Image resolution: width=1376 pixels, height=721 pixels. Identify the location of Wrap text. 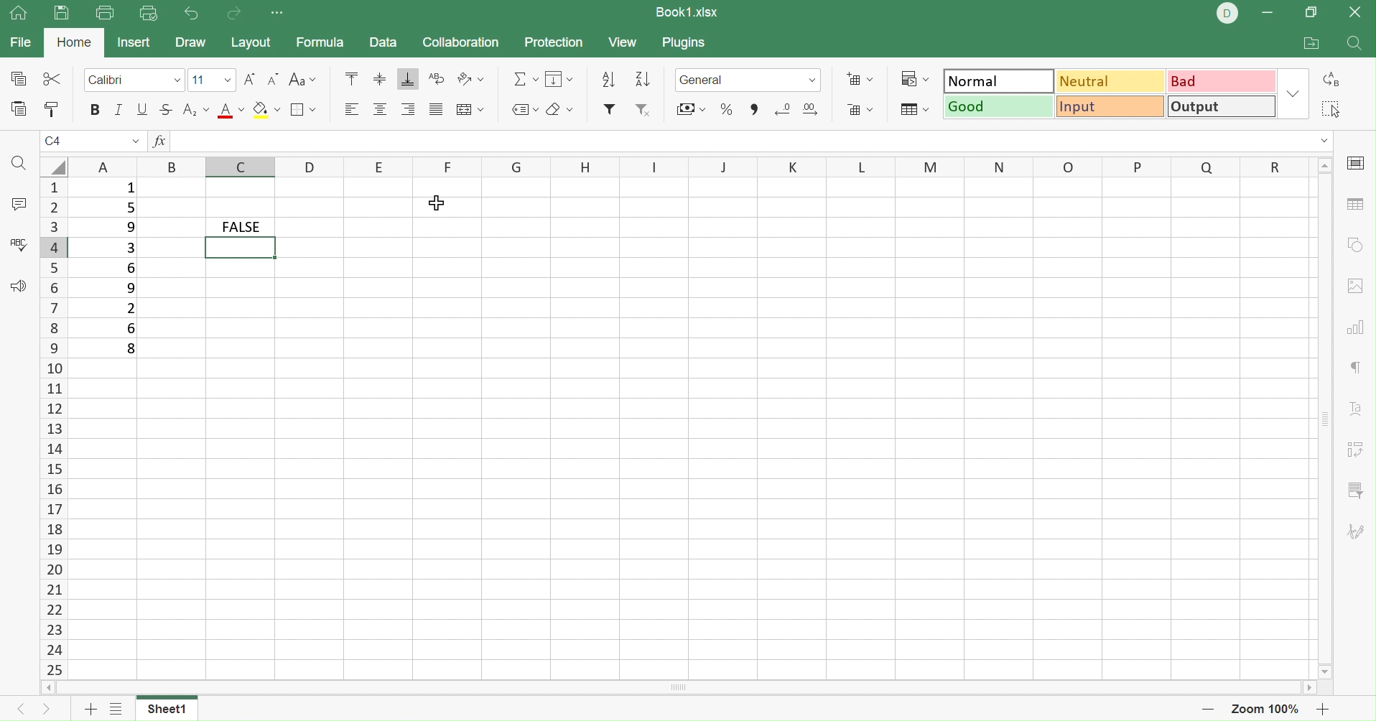
(435, 78).